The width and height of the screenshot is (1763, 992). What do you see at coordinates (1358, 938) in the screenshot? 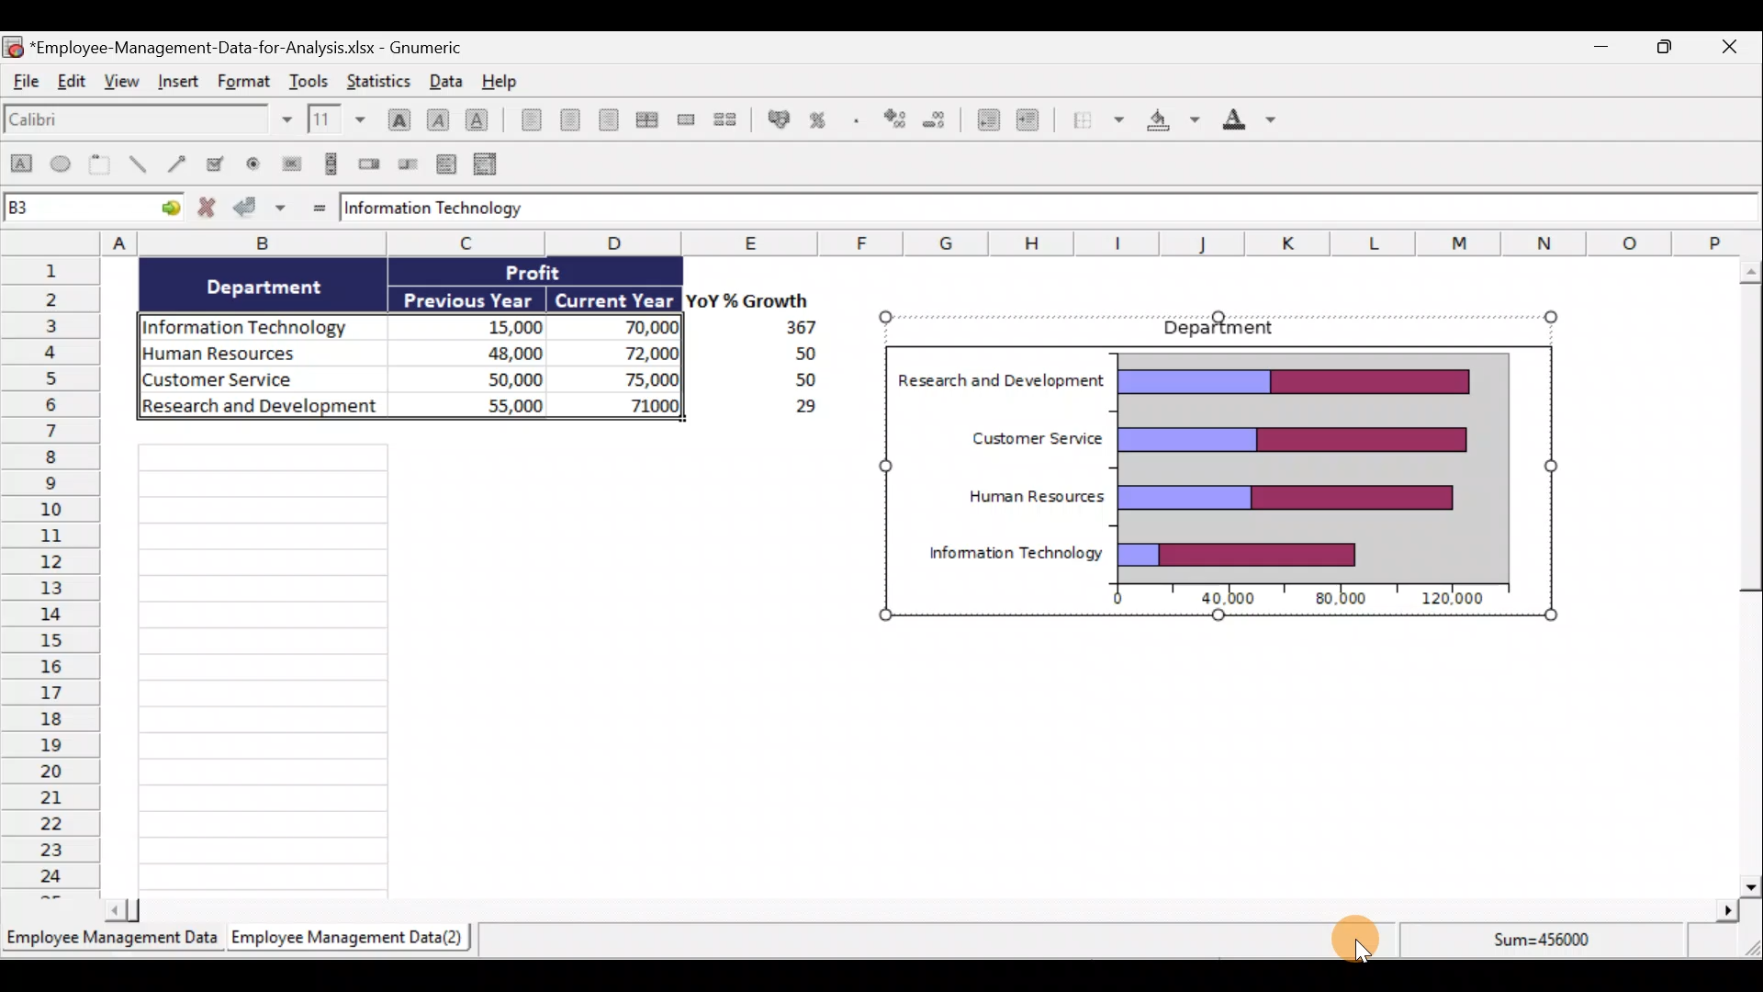
I see `Cursor` at bounding box center [1358, 938].